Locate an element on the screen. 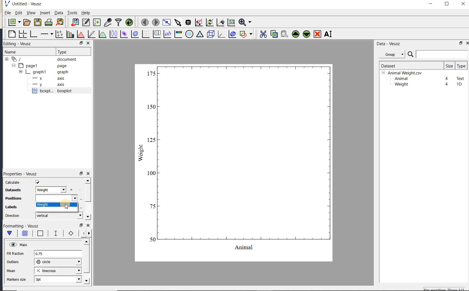  edit and enter new datasets is located at coordinates (86, 22).